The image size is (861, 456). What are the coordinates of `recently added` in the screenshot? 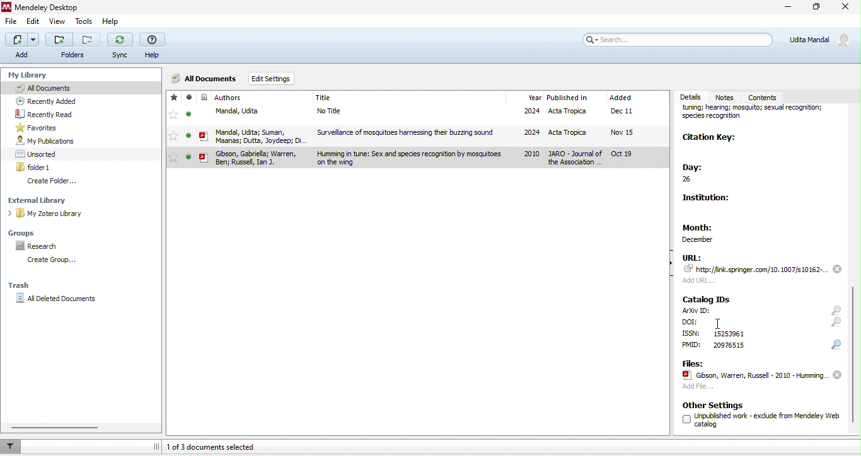 It's located at (45, 100).